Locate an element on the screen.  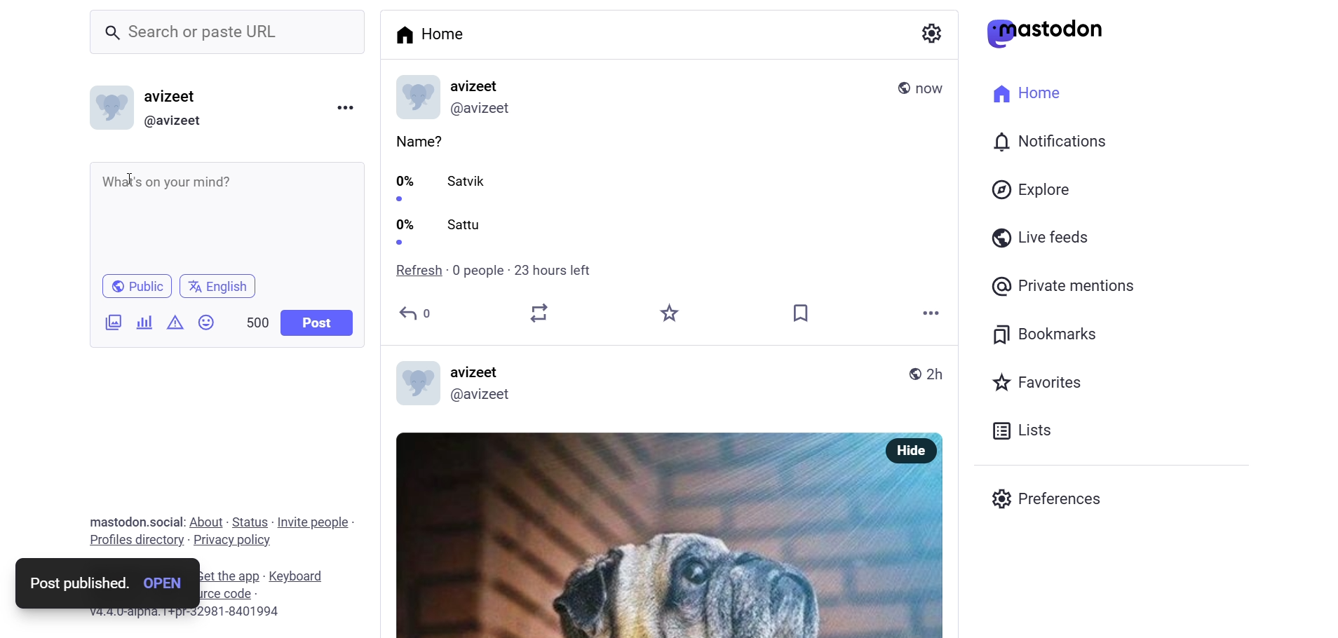
percentage is located at coordinates (404, 208).